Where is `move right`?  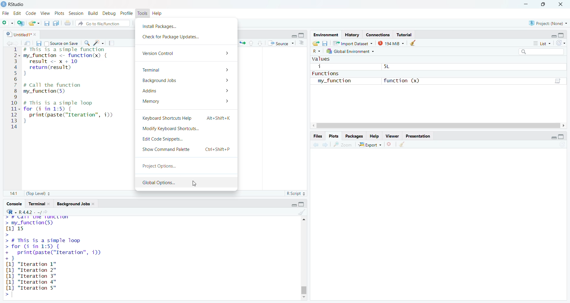
move right is located at coordinates (566, 126).